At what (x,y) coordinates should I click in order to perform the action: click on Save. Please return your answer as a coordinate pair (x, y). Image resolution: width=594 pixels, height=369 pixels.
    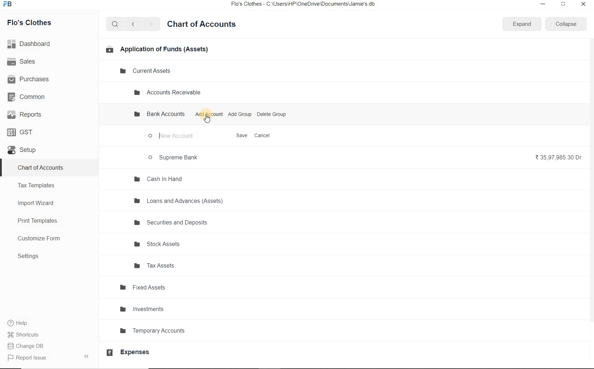
    Looking at the image, I should click on (240, 135).